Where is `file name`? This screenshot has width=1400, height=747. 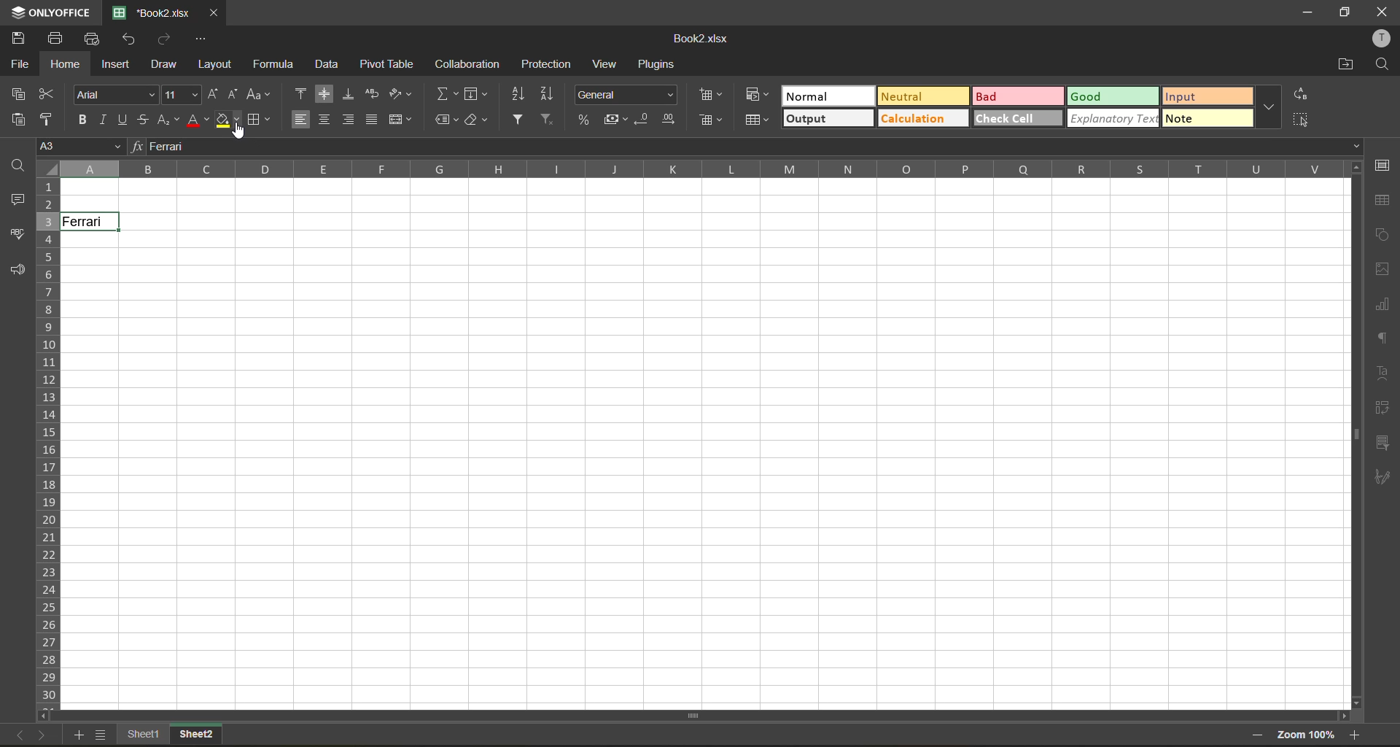
file name is located at coordinates (149, 11).